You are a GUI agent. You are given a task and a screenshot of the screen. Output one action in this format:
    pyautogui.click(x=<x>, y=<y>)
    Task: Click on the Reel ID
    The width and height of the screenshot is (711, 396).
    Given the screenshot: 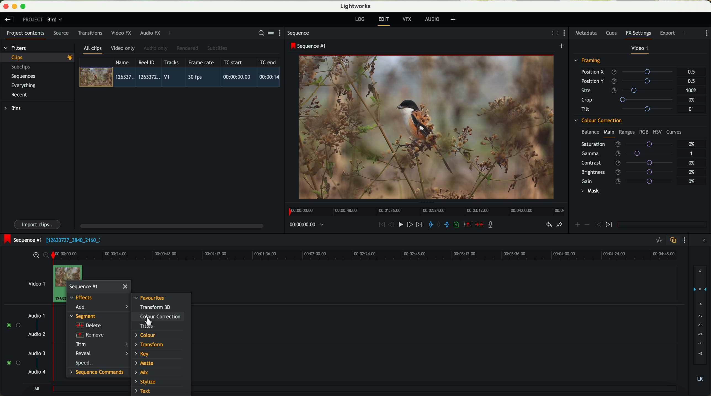 What is the action you would take?
    pyautogui.click(x=148, y=62)
    